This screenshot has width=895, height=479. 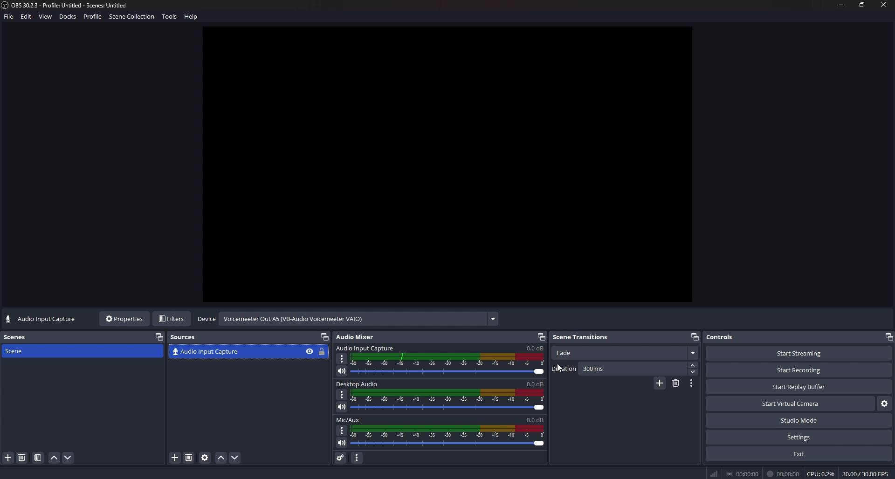 What do you see at coordinates (799, 387) in the screenshot?
I see `start replay buffer` at bounding box center [799, 387].